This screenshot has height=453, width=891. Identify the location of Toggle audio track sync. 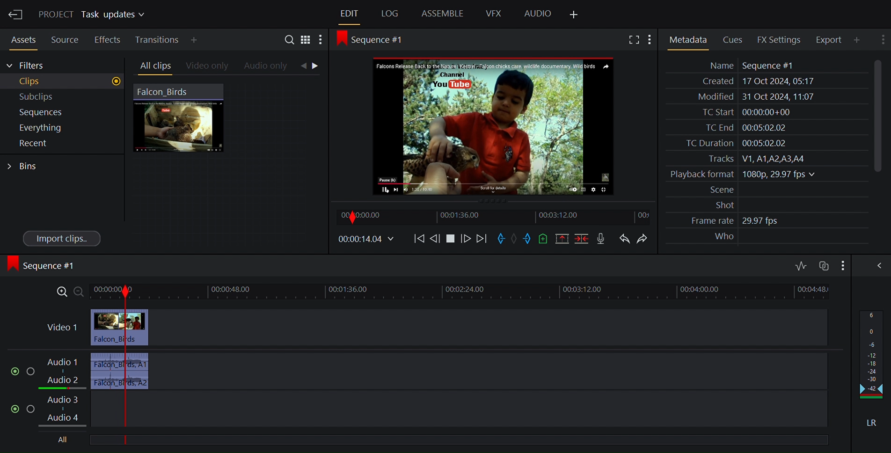
(823, 264).